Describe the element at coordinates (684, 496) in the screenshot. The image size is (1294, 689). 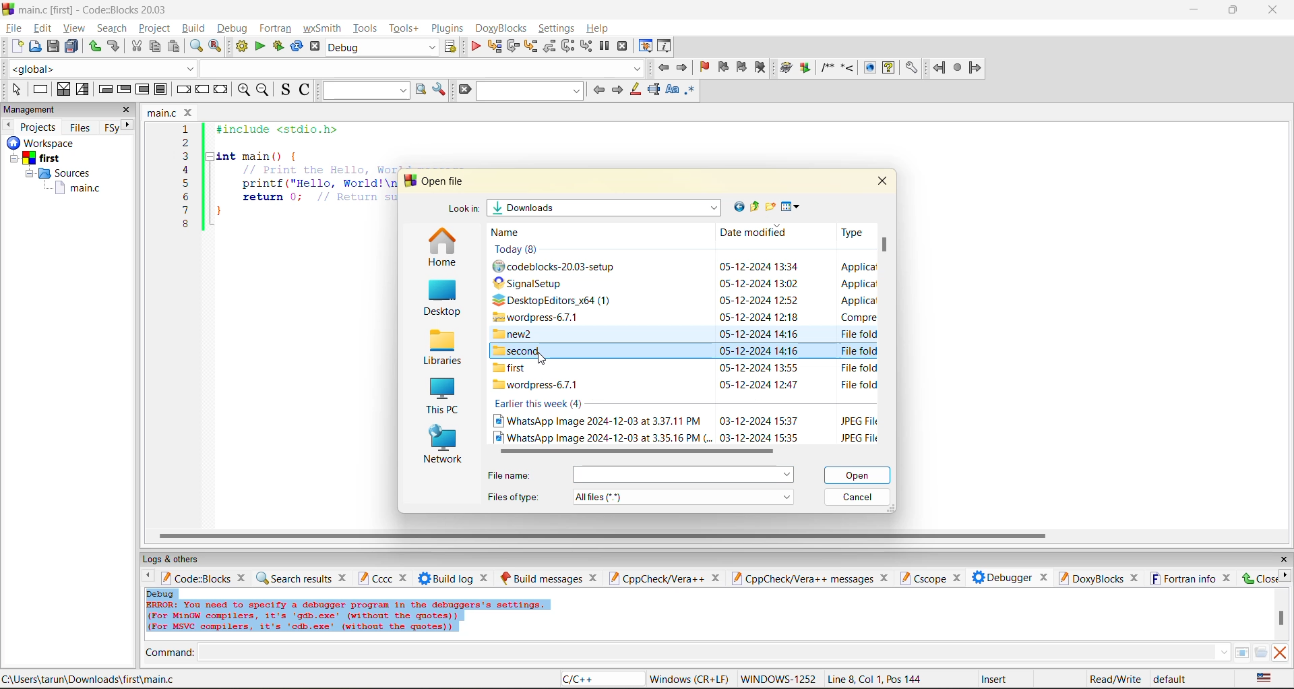
I see `file type menu` at that location.